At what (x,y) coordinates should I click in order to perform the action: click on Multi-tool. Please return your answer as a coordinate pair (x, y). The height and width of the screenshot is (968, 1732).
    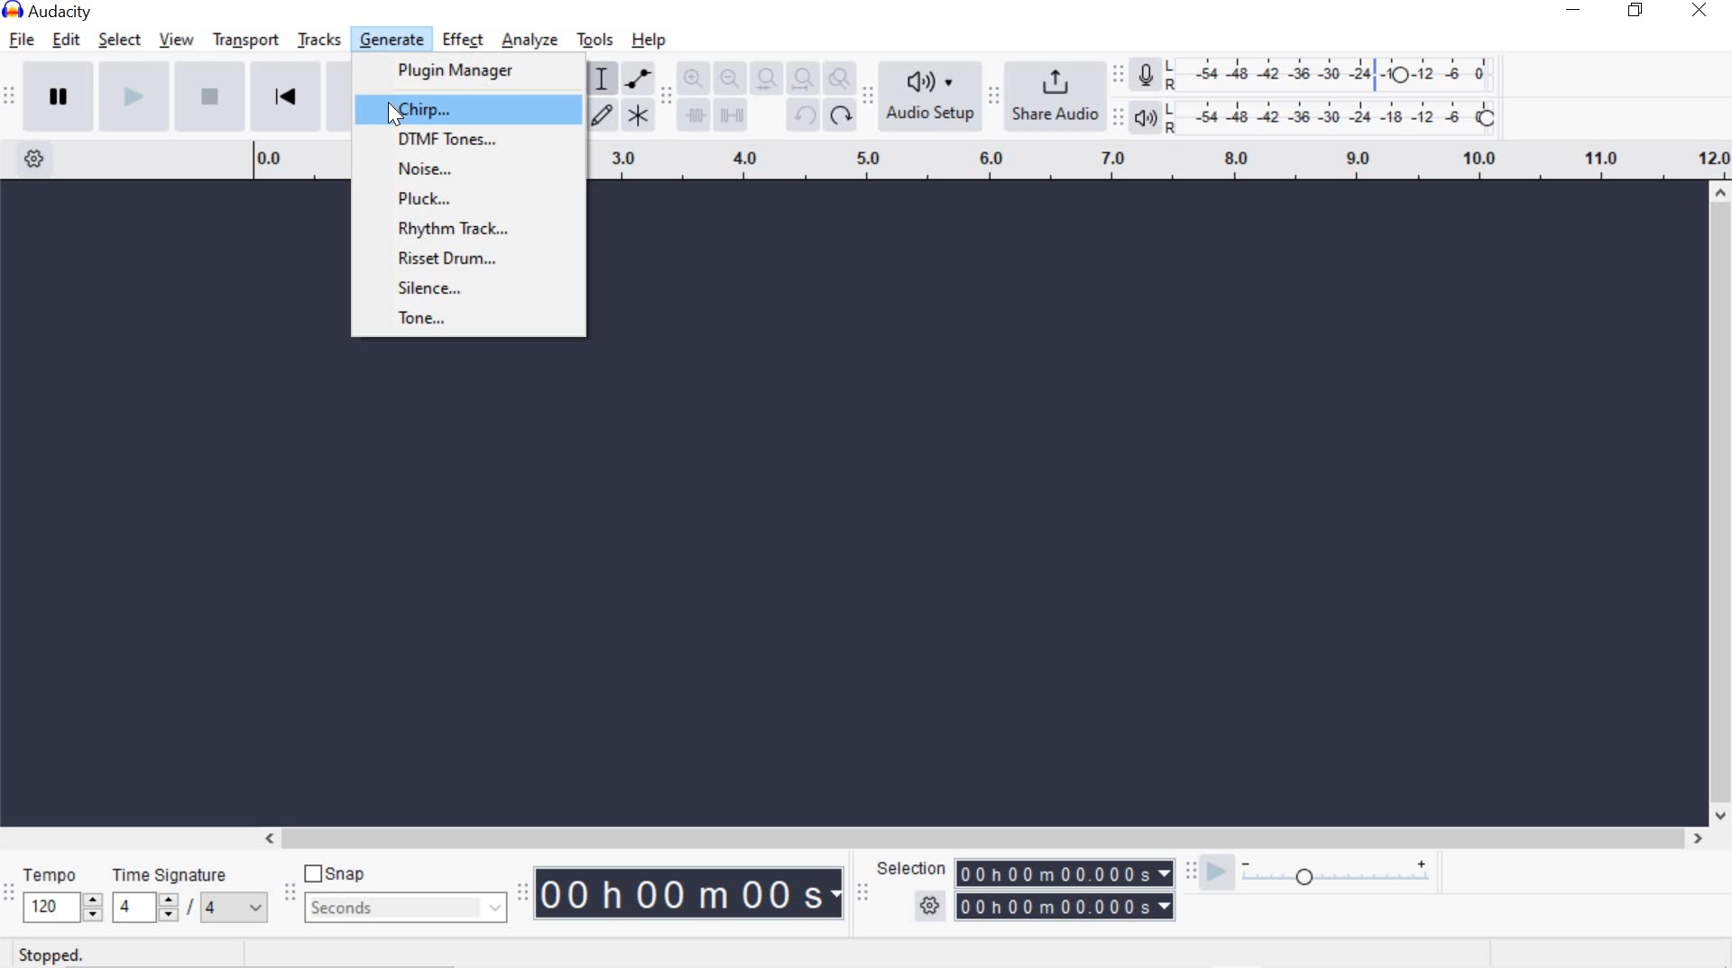
    Looking at the image, I should click on (637, 114).